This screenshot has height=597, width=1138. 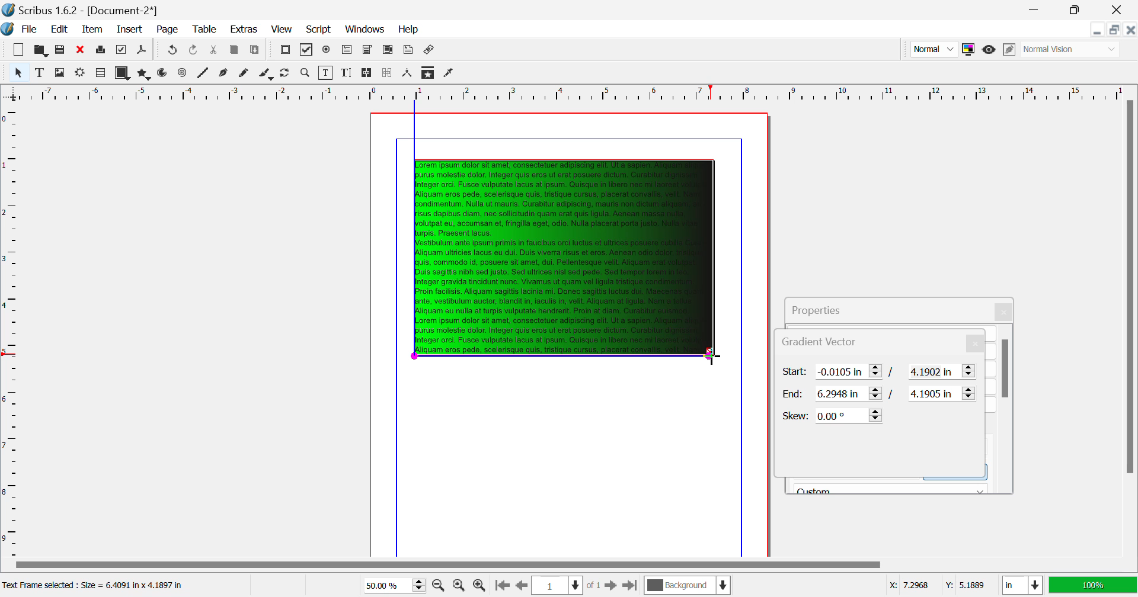 What do you see at coordinates (936, 586) in the screenshot?
I see `Cursor Coordinates` at bounding box center [936, 586].